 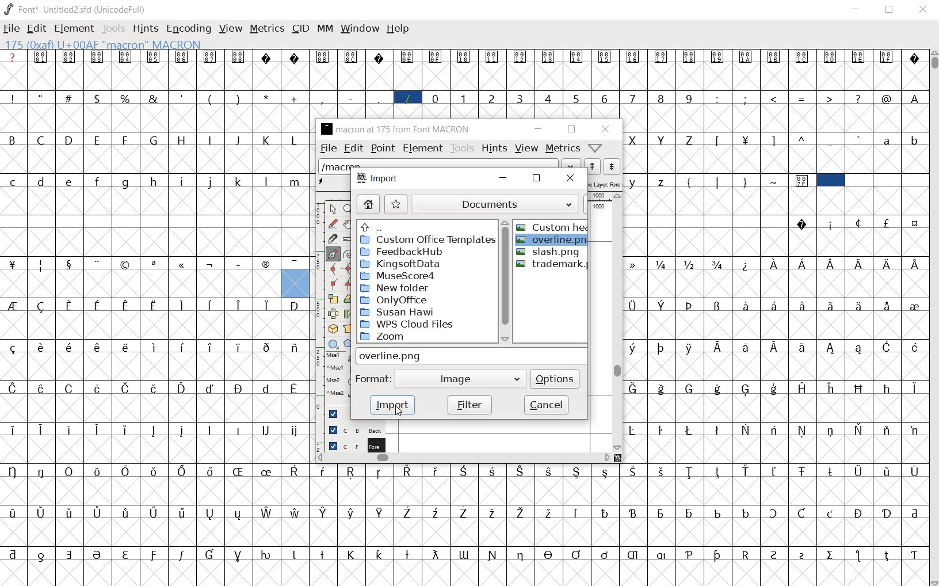 What do you see at coordinates (719, 98) in the screenshot?
I see `:` at bounding box center [719, 98].